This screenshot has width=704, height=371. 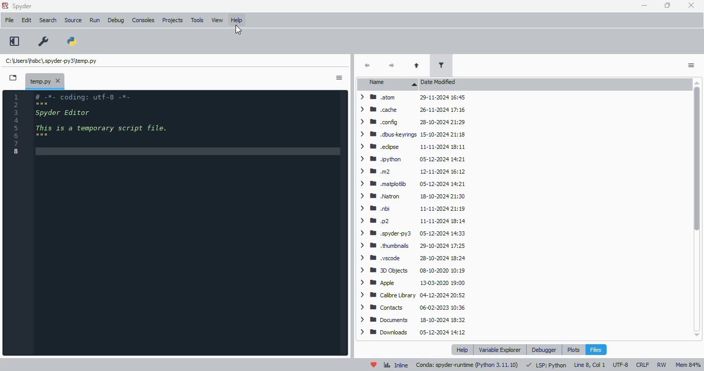 I want to click on > WB Calibre Library 04-12-2024 20:52, so click(x=412, y=295).